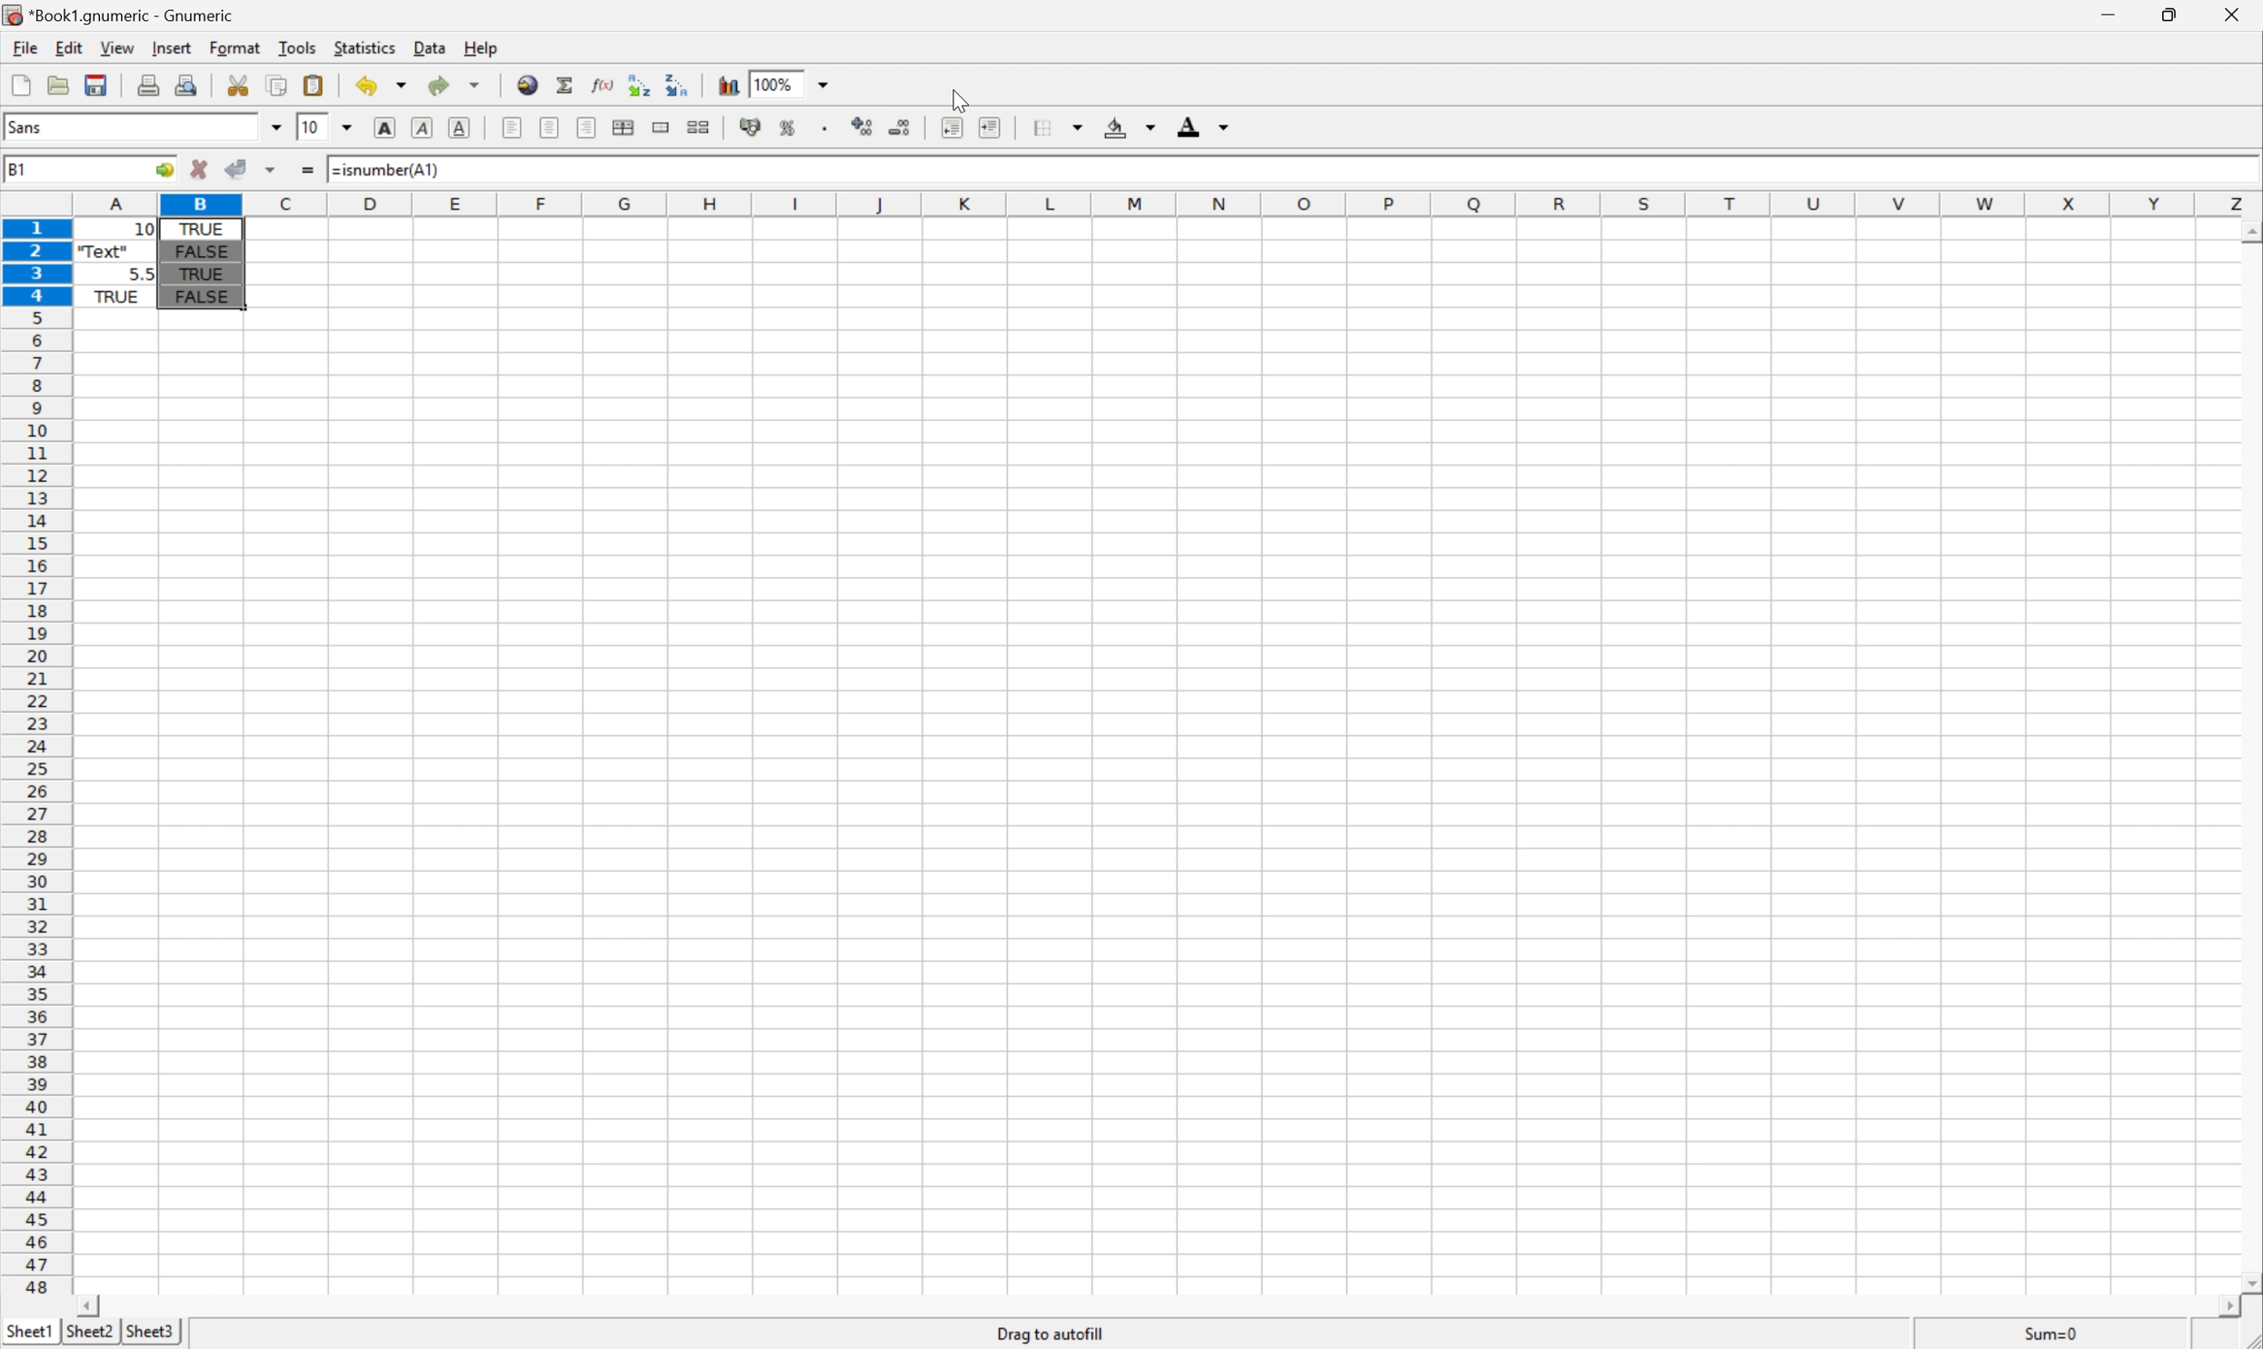 The image size is (2263, 1349). Describe the element at coordinates (551, 128) in the screenshot. I see `Center Horizontally` at that location.